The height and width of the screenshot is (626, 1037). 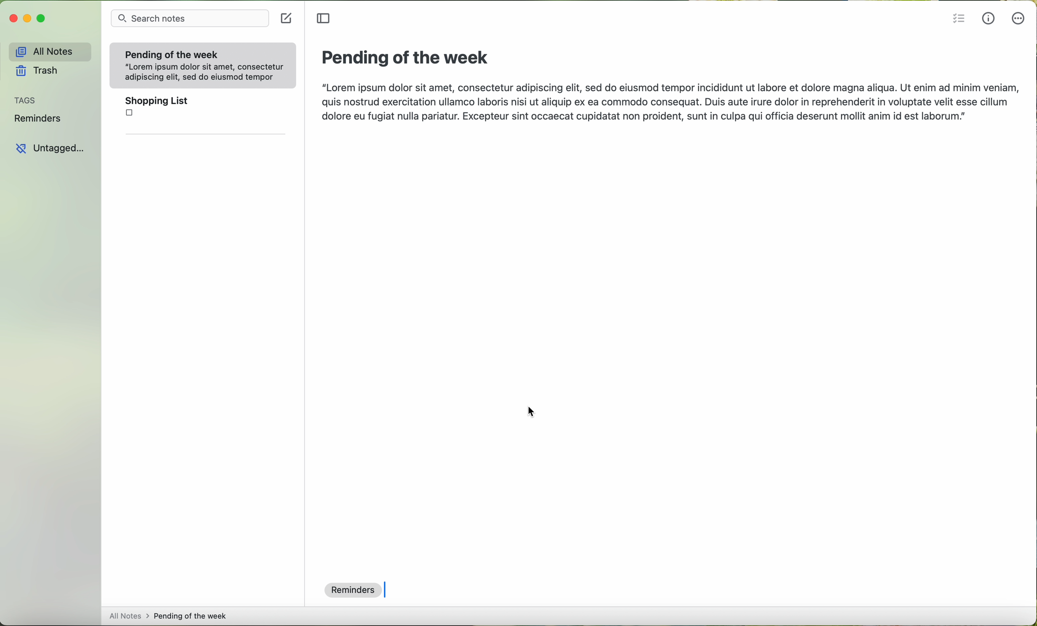 What do you see at coordinates (41, 18) in the screenshot?
I see `maximize program` at bounding box center [41, 18].